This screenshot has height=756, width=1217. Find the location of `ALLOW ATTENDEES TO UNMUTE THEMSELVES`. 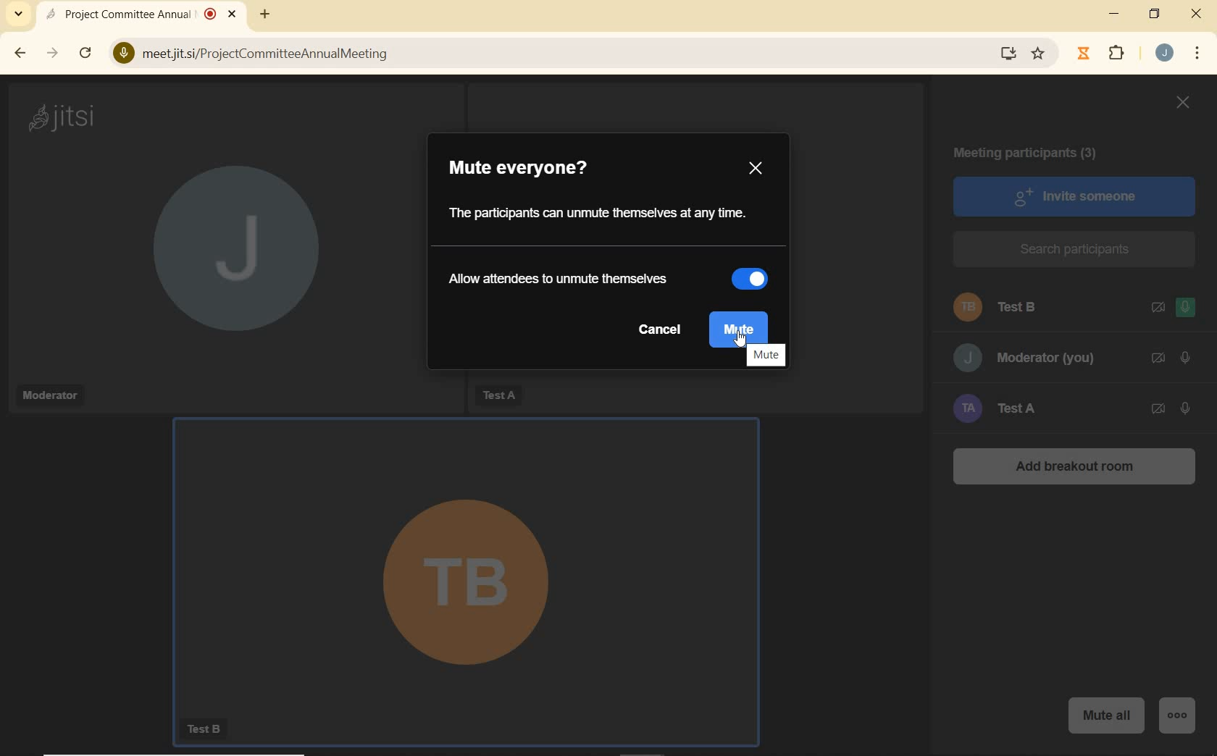

ALLOW ATTENDEES TO UNMUTE THEMSELVES is located at coordinates (569, 280).